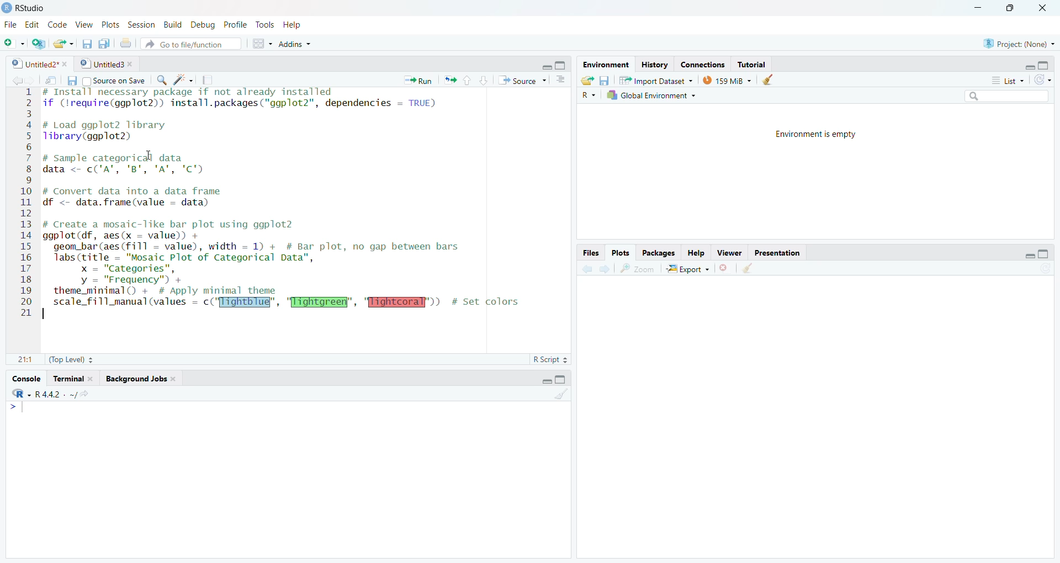  What do you see at coordinates (55, 395) in the screenshot?
I see `R 4.2.2 . ~ /` at bounding box center [55, 395].